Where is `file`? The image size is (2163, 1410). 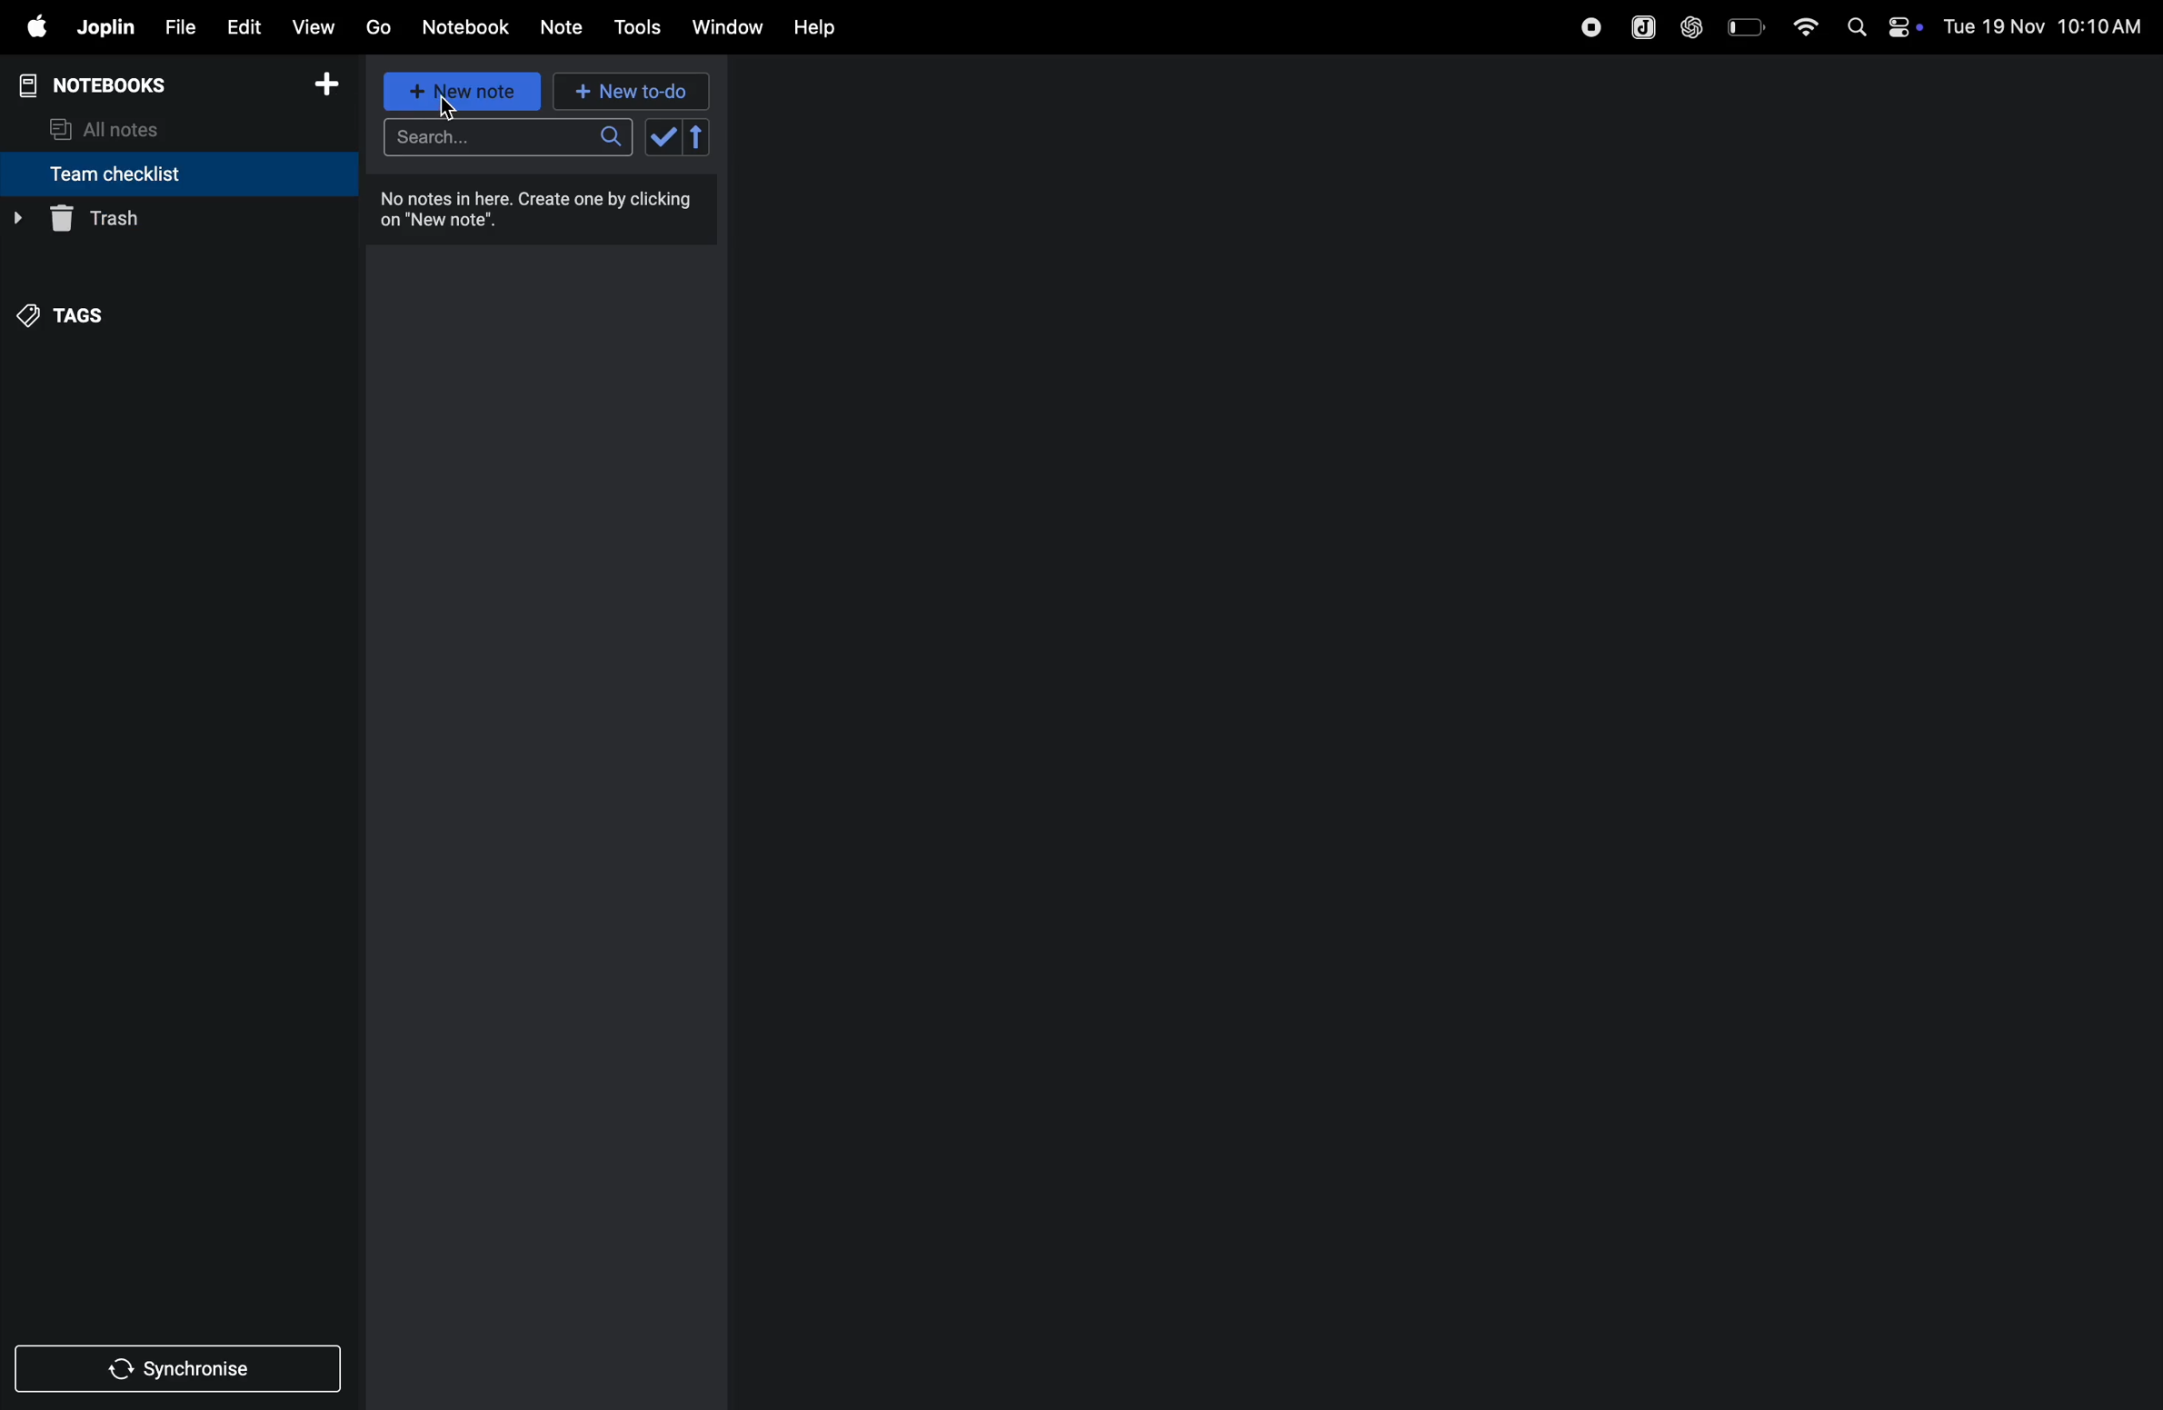
file is located at coordinates (179, 25).